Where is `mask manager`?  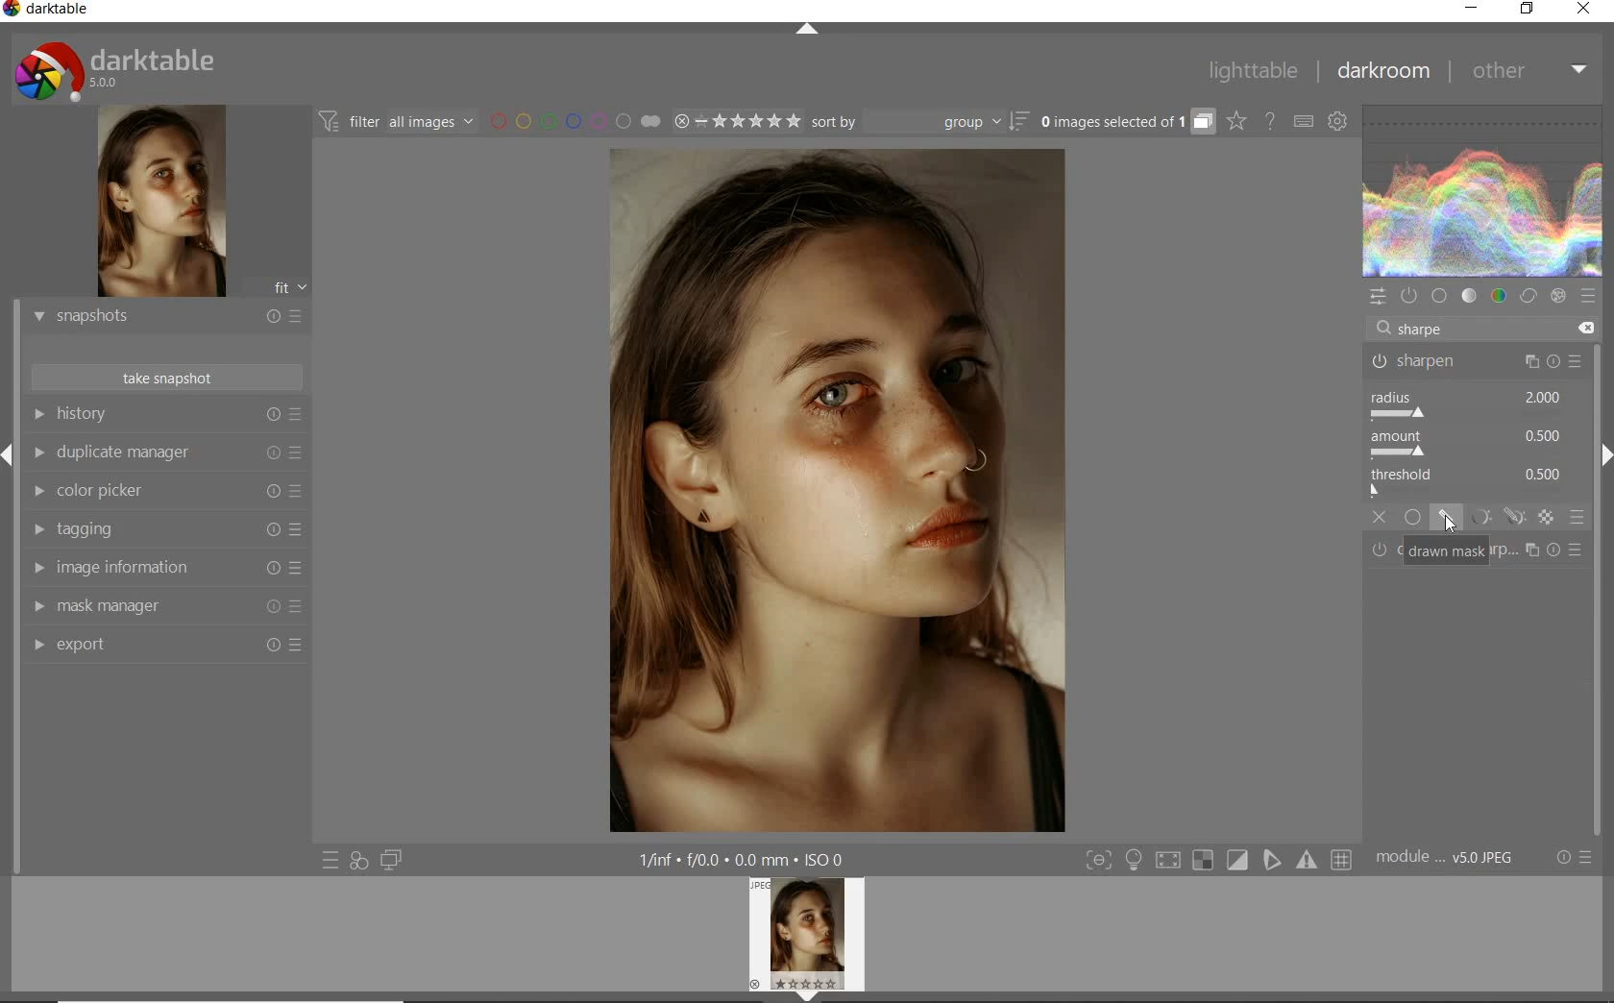
mask manager is located at coordinates (166, 607).